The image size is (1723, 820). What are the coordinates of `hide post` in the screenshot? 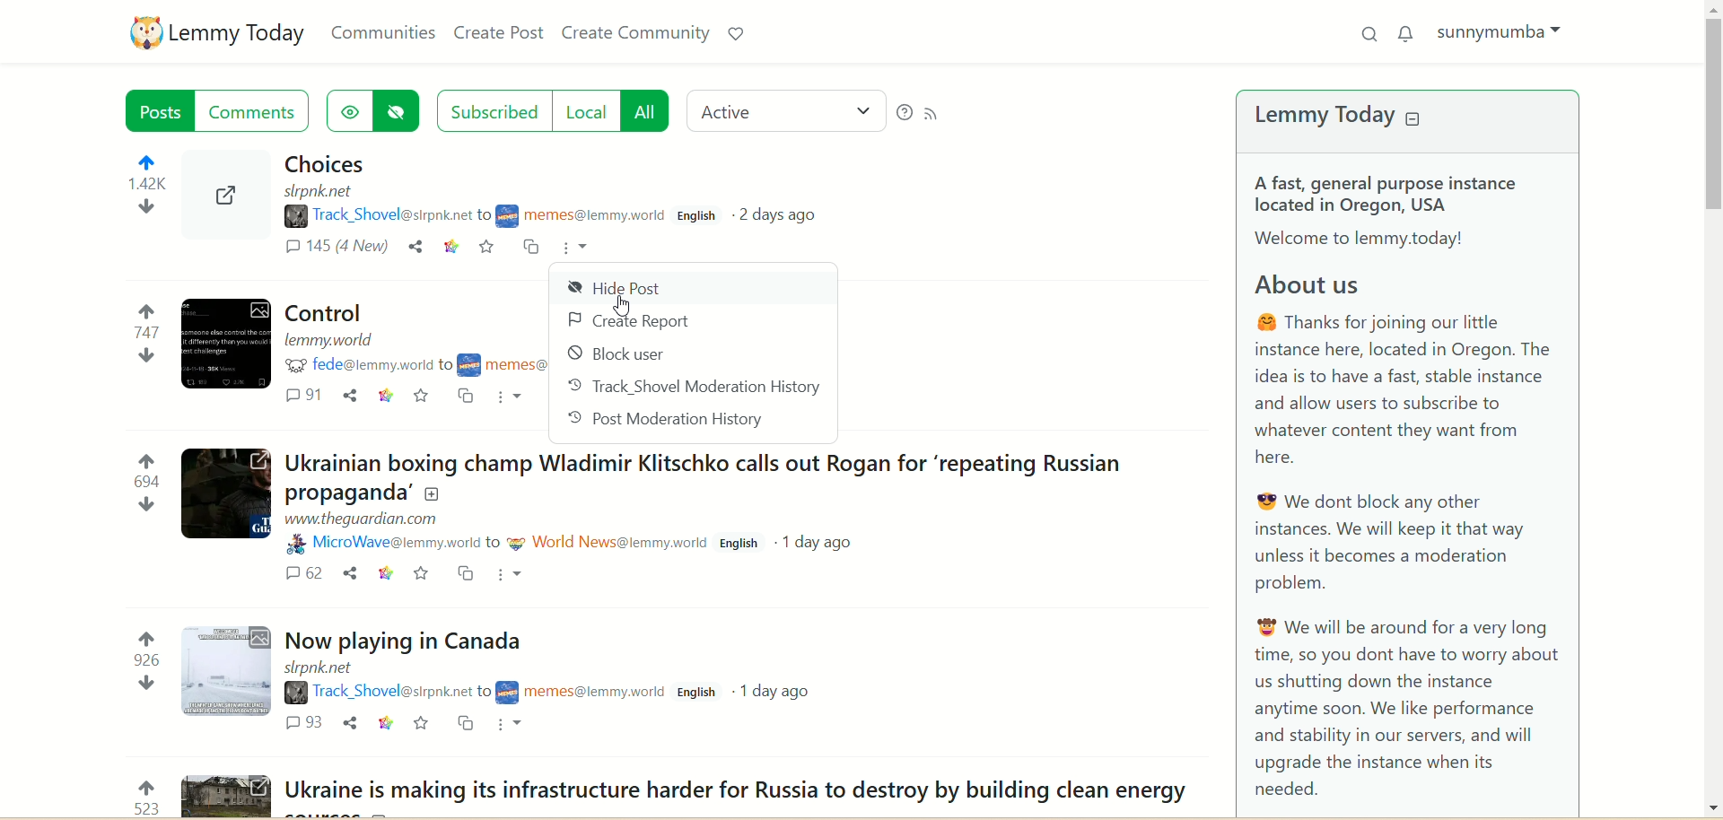 It's located at (610, 286).